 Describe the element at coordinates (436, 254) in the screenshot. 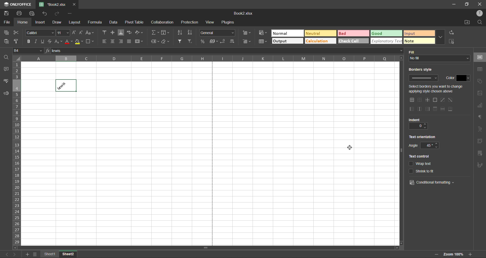

I see `zoom in` at that location.